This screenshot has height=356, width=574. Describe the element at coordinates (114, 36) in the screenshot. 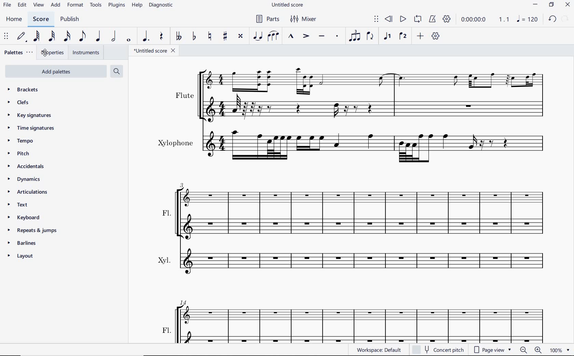

I see `HALF NOTE` at that location.